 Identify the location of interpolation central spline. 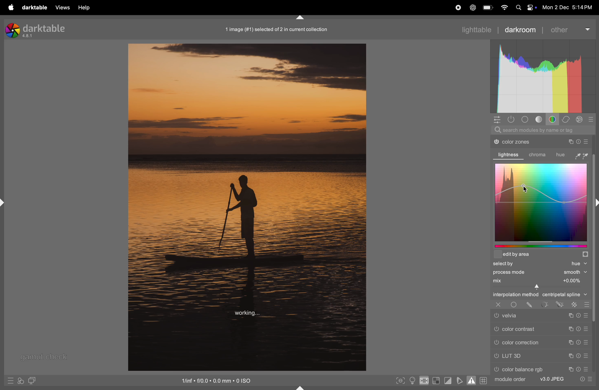
(539, 295).